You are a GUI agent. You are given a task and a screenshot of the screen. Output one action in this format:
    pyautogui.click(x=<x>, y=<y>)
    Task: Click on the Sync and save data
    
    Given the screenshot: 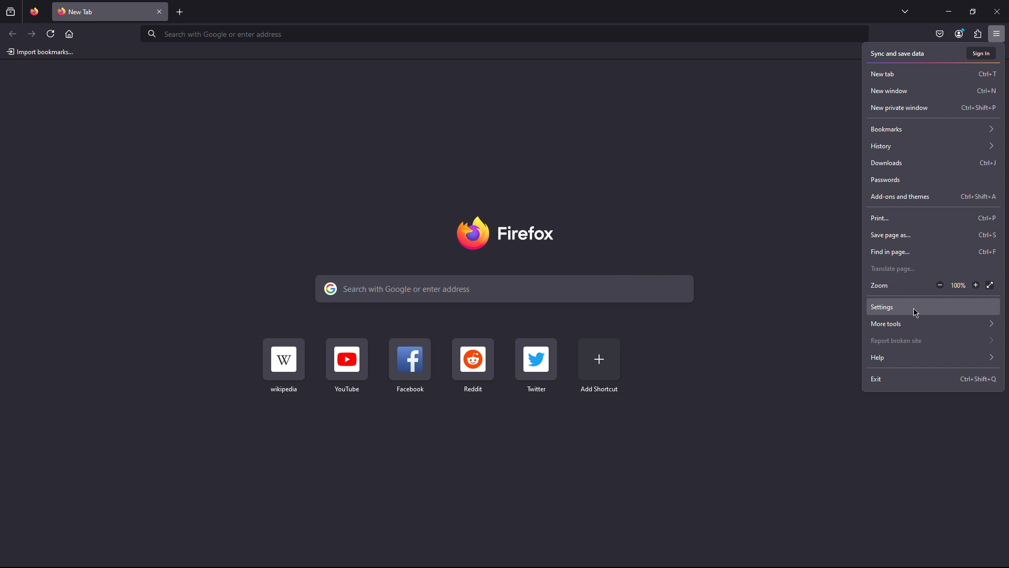 What is the action you would take?
    pyautogui.click(x=933, y=53)
    